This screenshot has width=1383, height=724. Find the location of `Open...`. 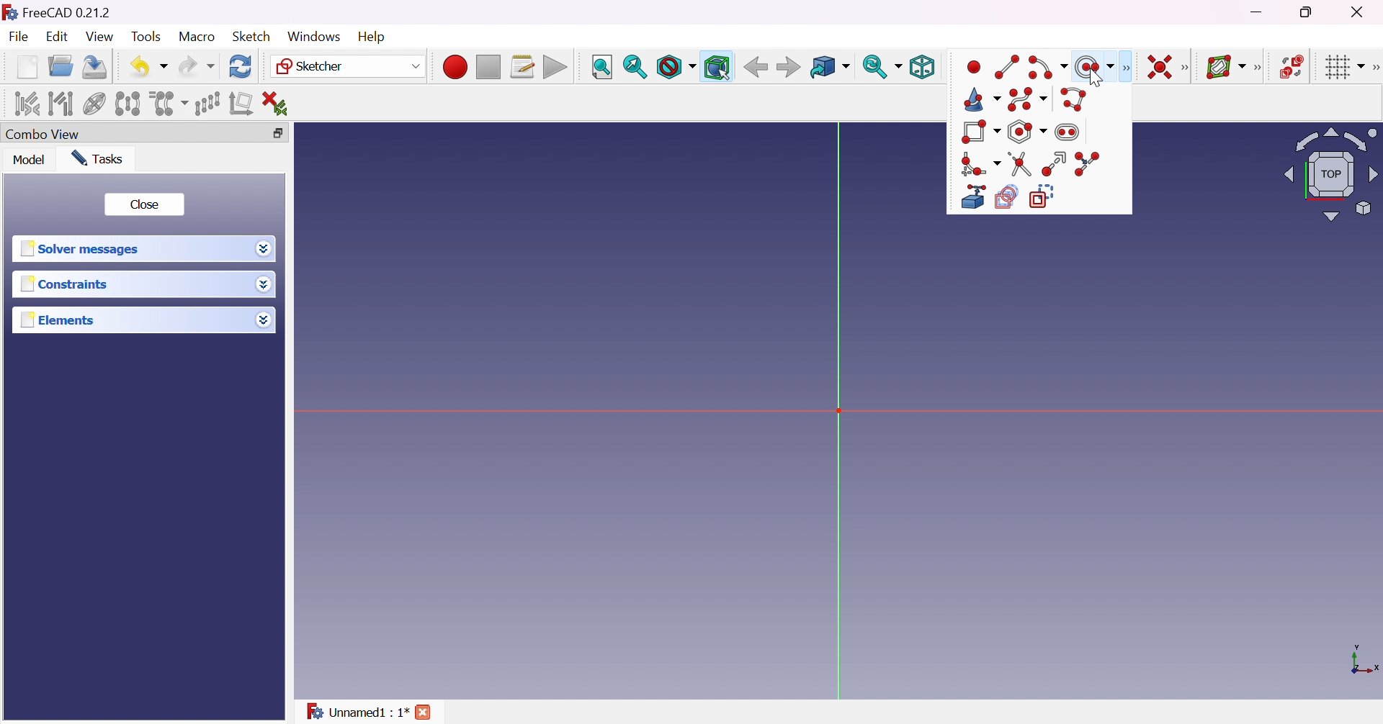

Open... is located at coordinates (60, 67).